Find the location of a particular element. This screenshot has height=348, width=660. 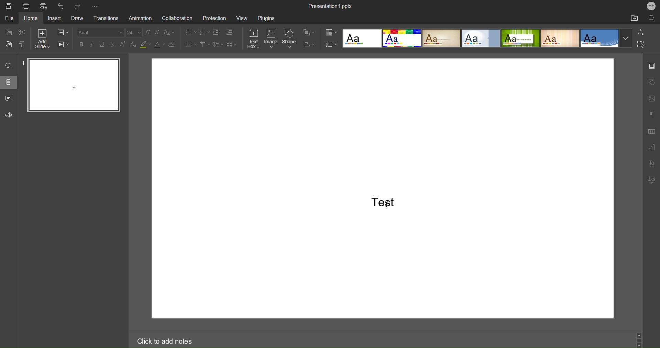

Table Settings is located at coordinates (651, 132).